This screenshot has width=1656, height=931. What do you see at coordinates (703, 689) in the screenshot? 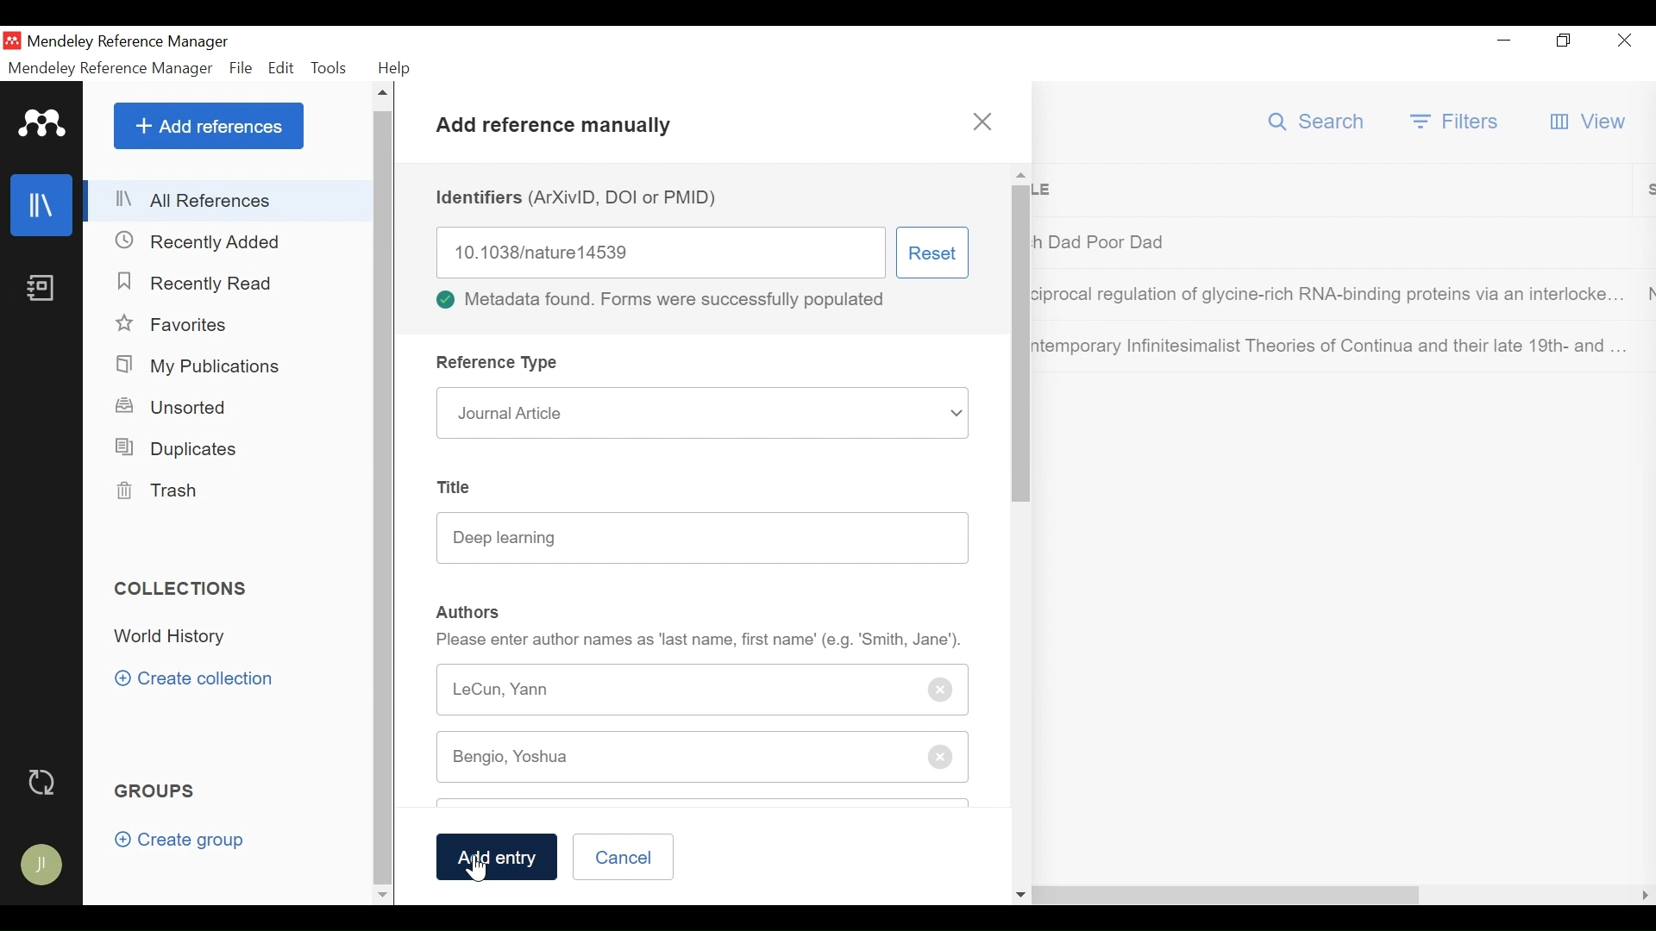
I see `Author` at bounding box center [703, 689].